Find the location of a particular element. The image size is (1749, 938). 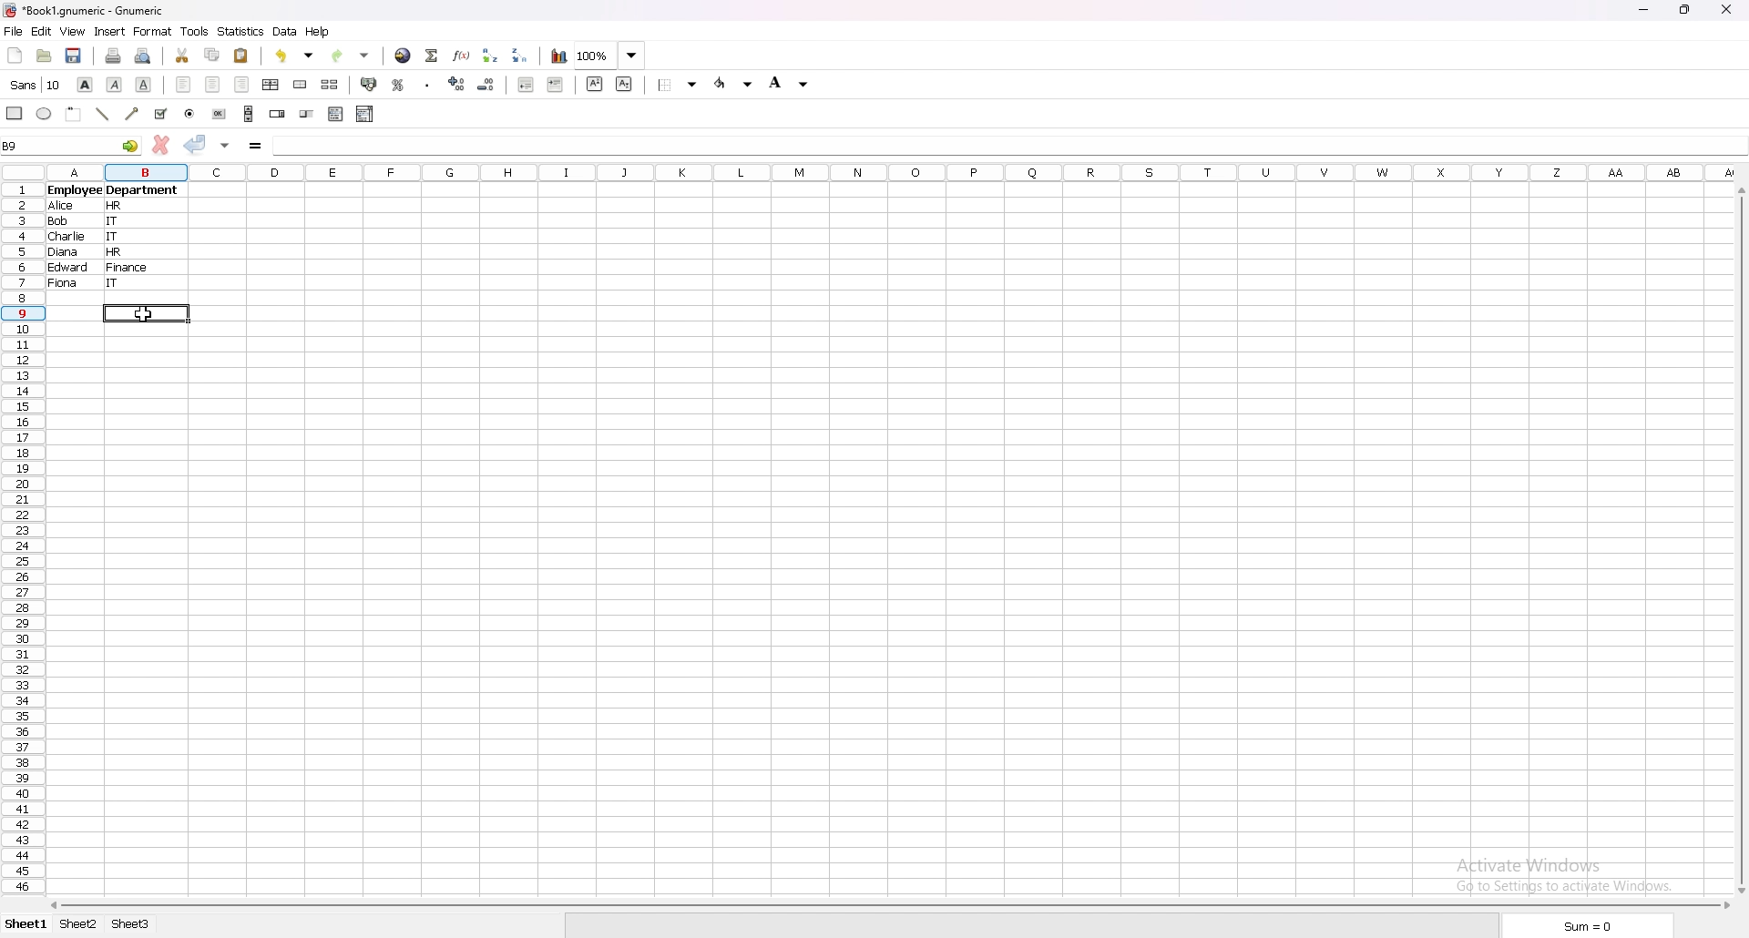

border is located at coordinates (678, 85).